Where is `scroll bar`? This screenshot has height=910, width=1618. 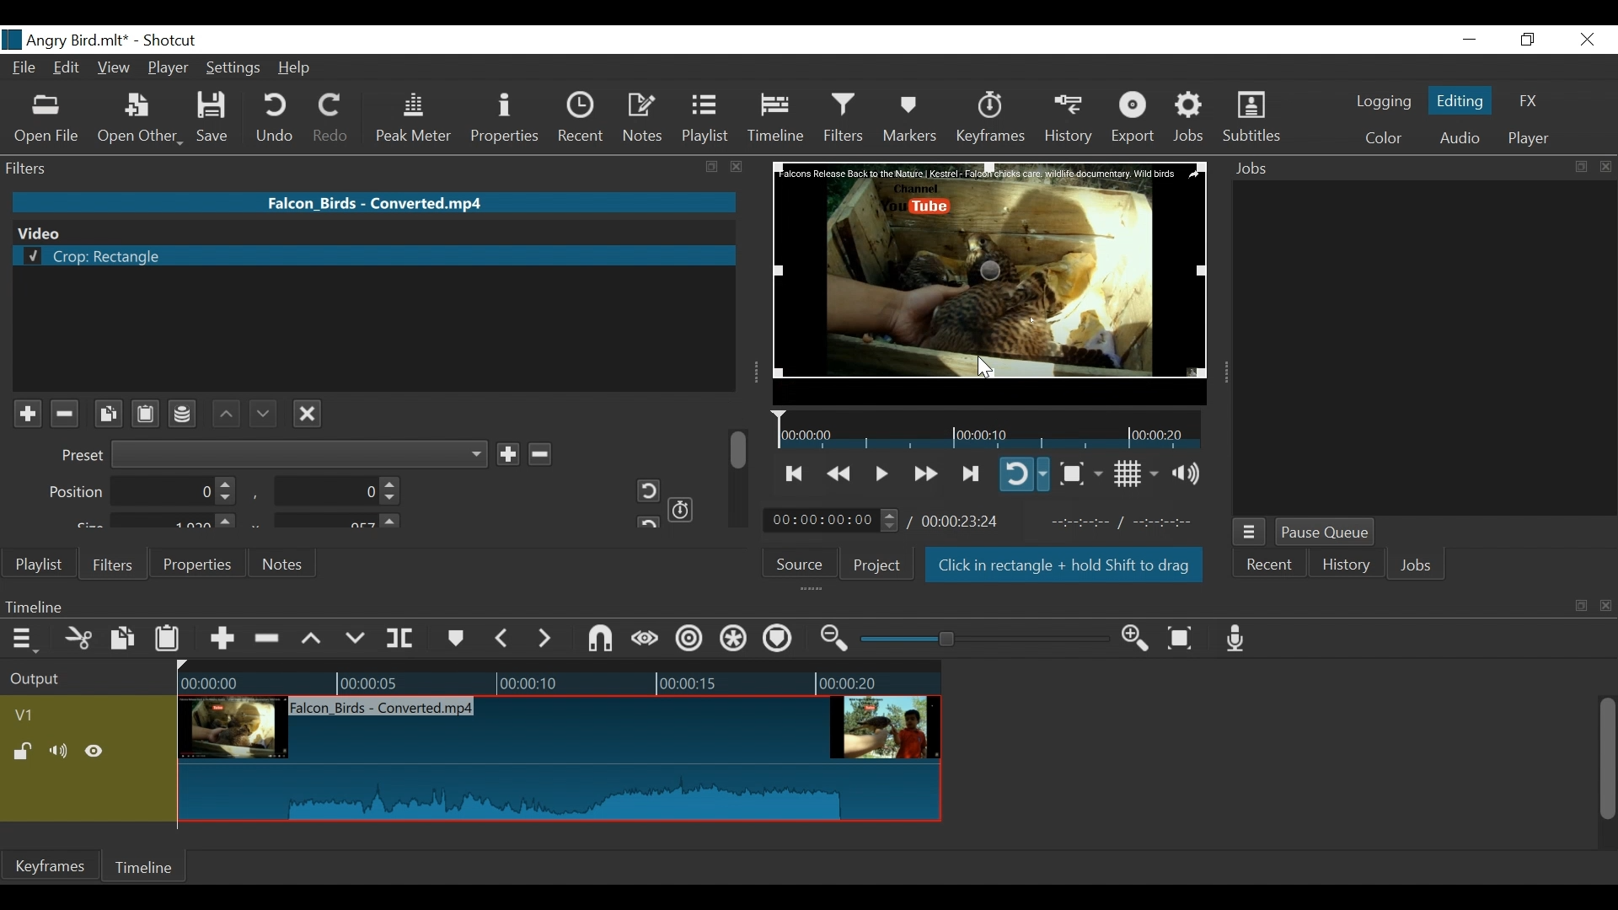 scroll bar is located at coordinates (740, 448).